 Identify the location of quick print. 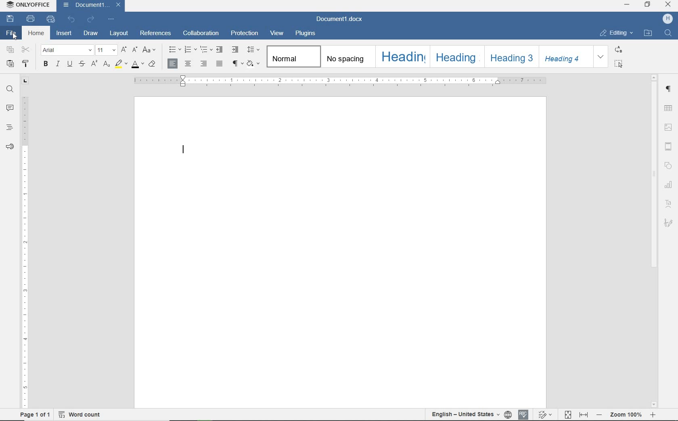
(50, 19).